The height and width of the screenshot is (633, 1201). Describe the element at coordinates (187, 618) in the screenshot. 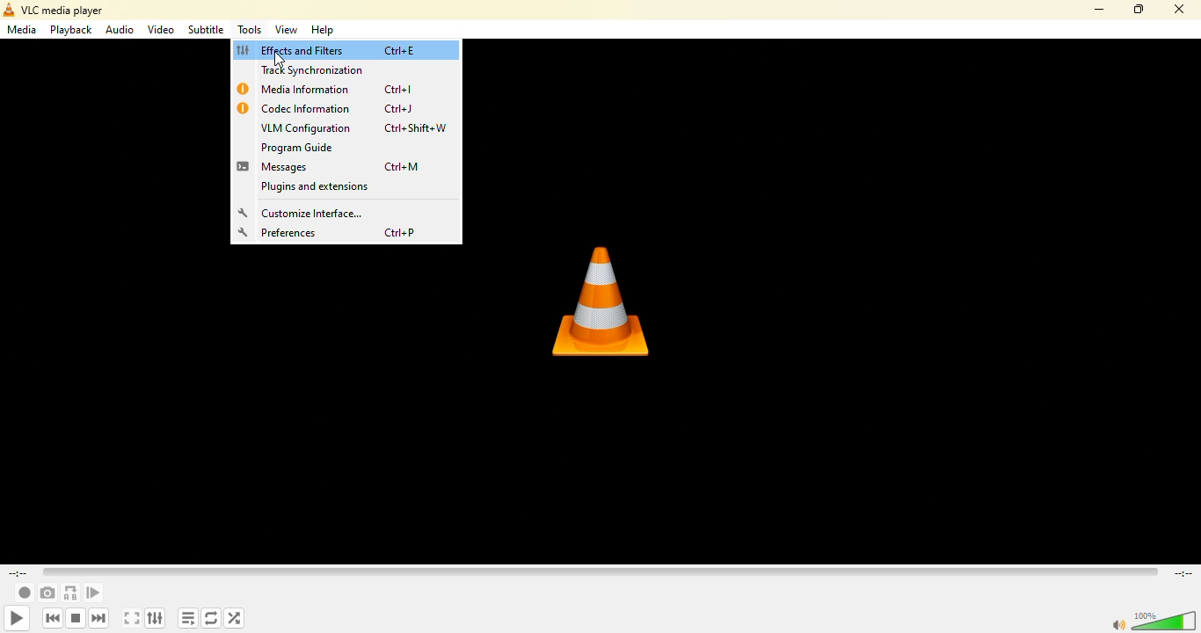

I see `toggle playlist` at that location.